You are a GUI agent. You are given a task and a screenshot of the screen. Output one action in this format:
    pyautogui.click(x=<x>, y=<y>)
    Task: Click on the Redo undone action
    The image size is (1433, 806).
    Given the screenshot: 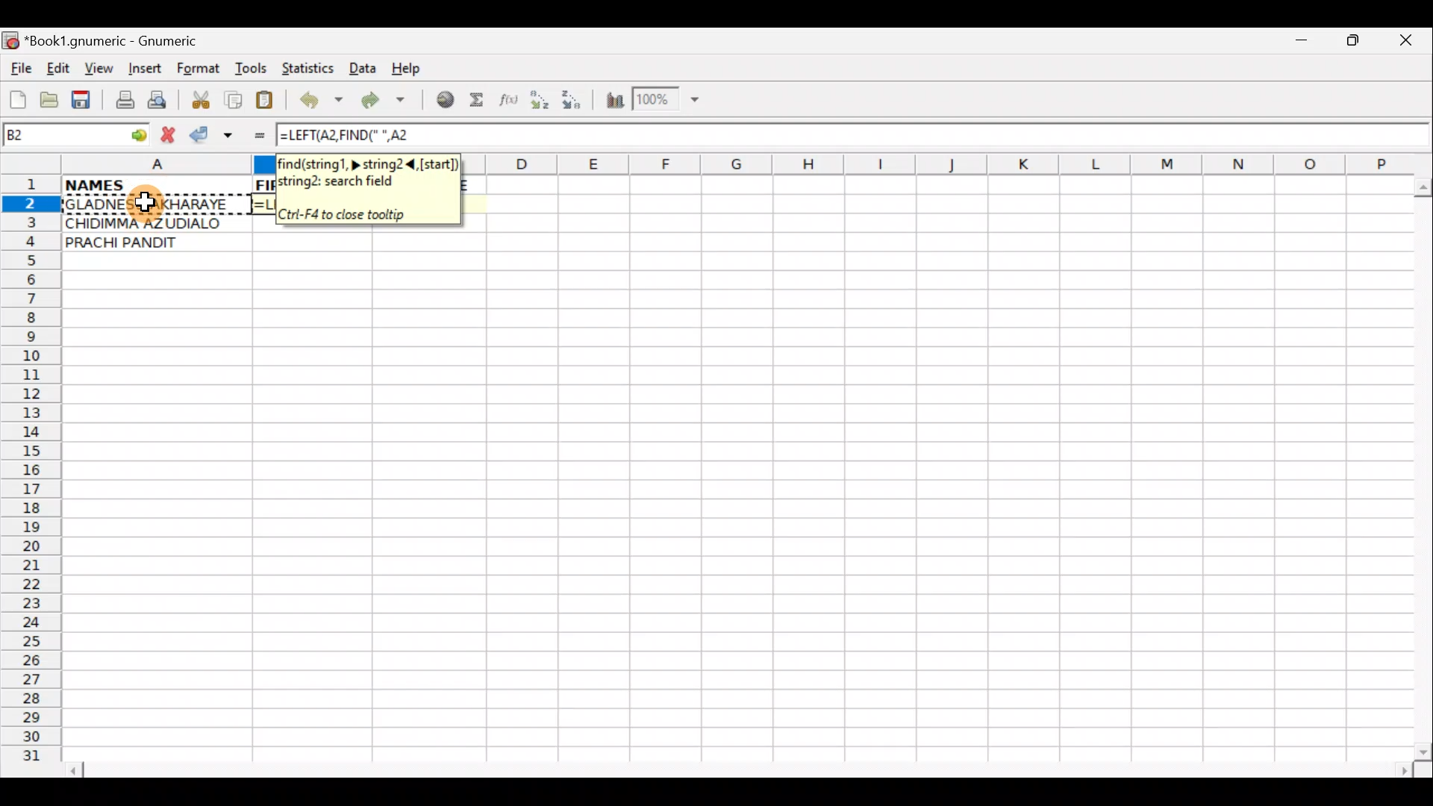 What is the action you would take?
    pyautogui.click(x=387, y=102)
    